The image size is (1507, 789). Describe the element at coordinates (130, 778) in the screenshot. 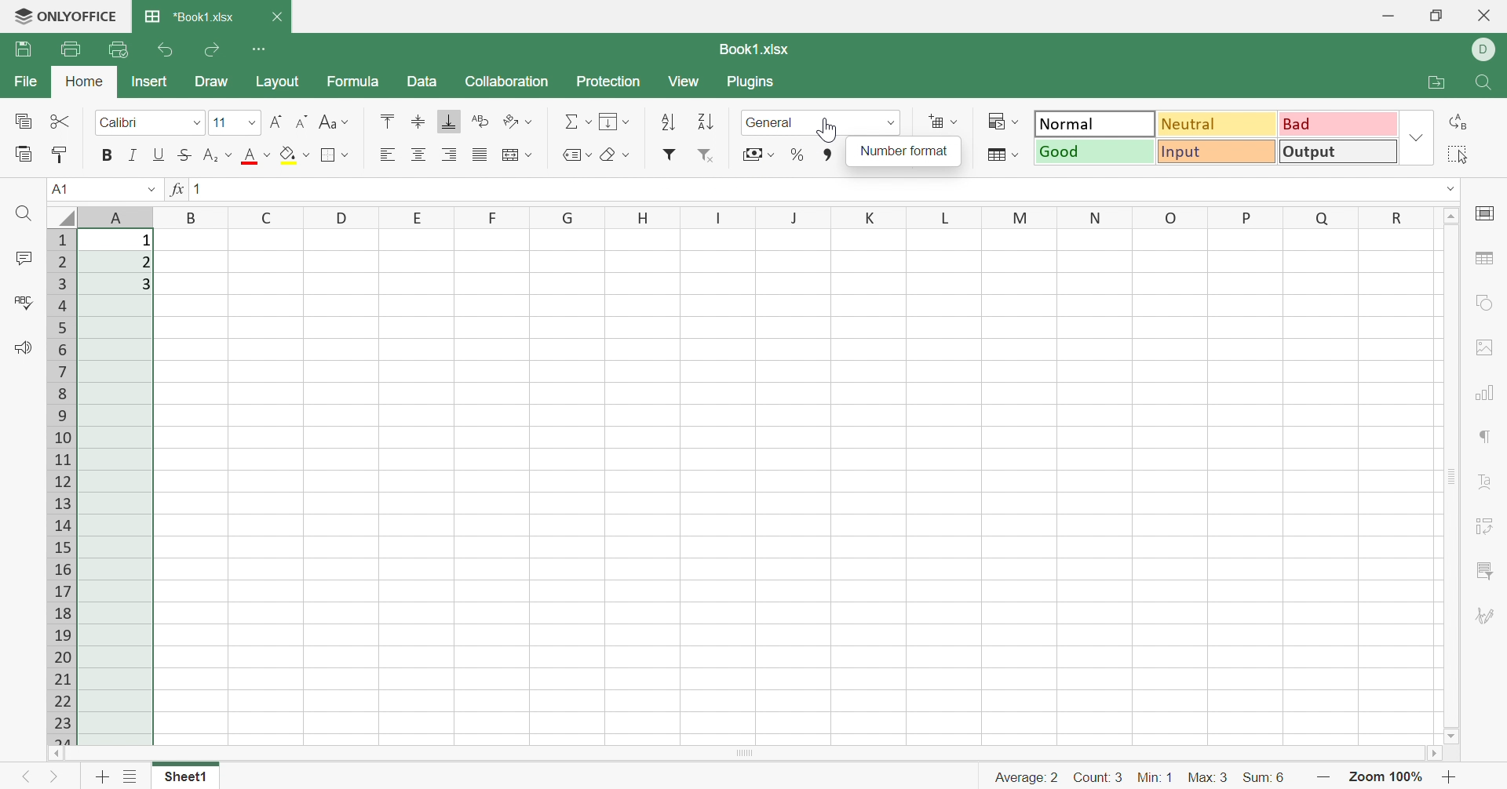

I see `List of sheets` at that location.